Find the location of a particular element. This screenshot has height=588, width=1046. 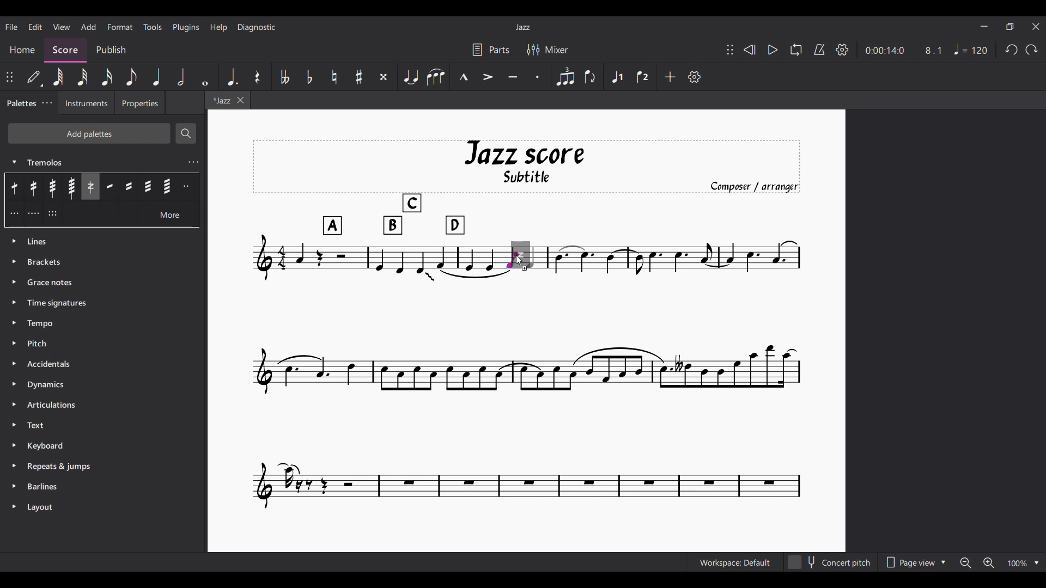

Home is located at coordinates (22, 50).